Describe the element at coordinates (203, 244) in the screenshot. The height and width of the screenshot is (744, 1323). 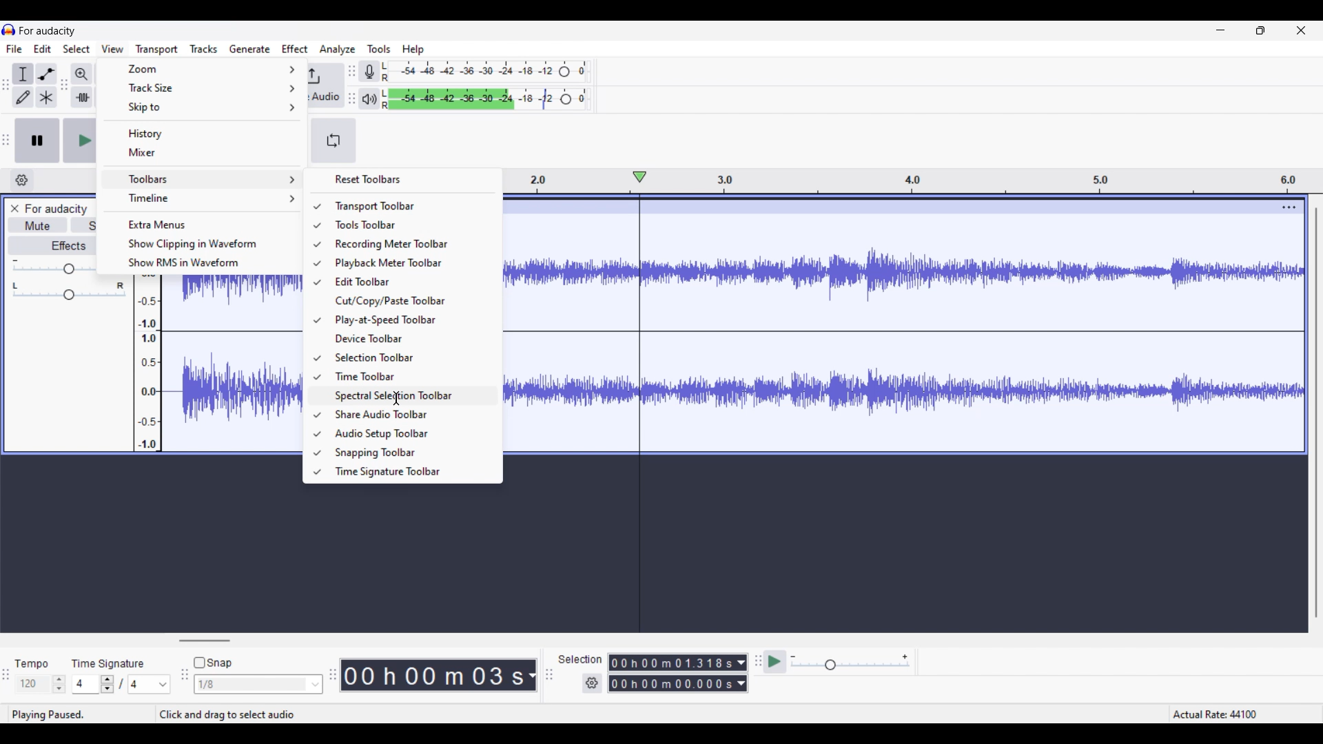
I see `Show clipping in waveform` at that location.